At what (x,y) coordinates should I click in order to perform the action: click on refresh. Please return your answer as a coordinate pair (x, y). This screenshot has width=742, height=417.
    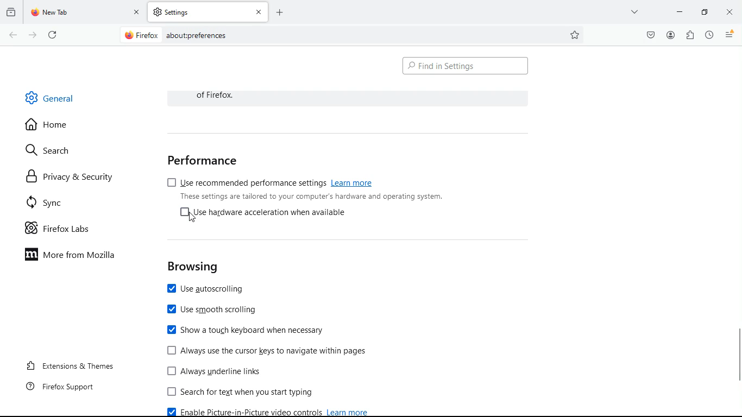
    Looking at the image, I should click on (53, 34).